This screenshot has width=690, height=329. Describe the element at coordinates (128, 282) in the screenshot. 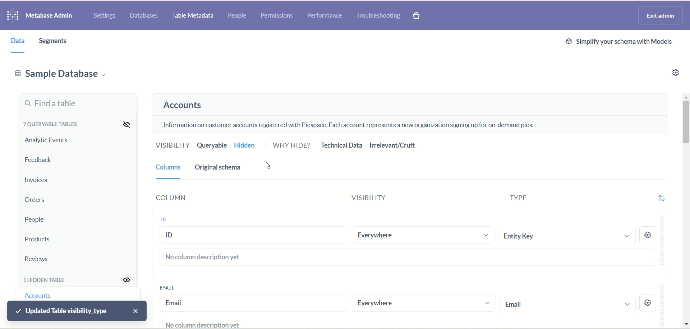

I see `visibility` at that location.